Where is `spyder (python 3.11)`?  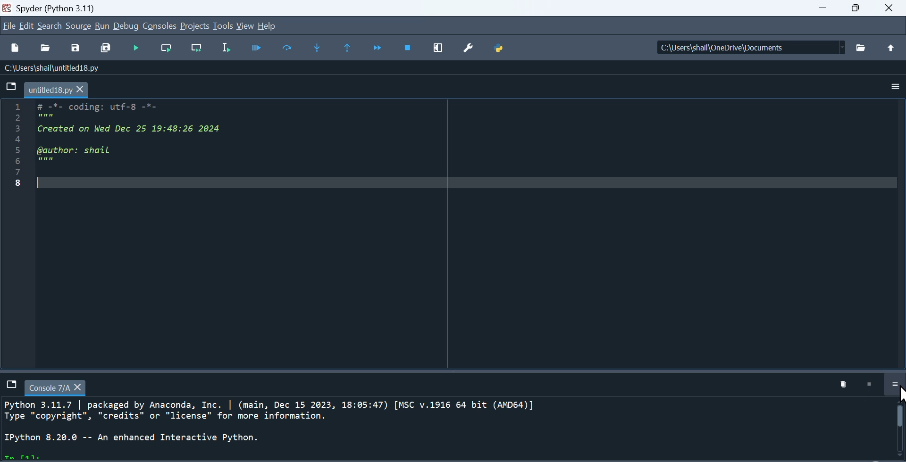
spyder (python 3.11) is located at coordinates (65, 9).